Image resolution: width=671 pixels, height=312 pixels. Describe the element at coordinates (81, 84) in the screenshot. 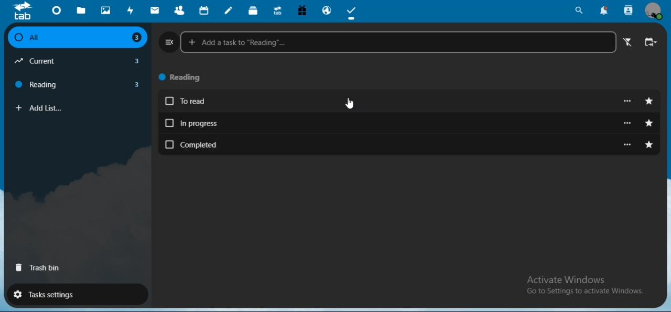

I see `reading` at that location.